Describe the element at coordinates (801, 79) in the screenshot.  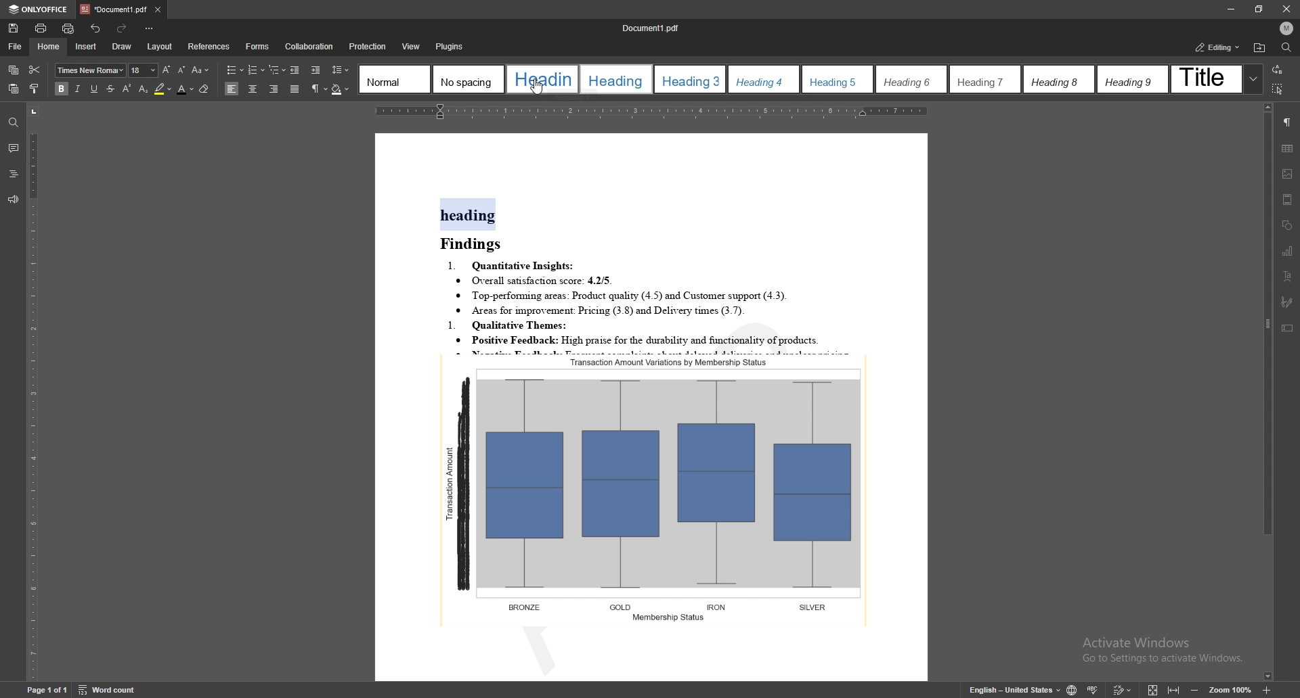
I see `heading styles` at that location.